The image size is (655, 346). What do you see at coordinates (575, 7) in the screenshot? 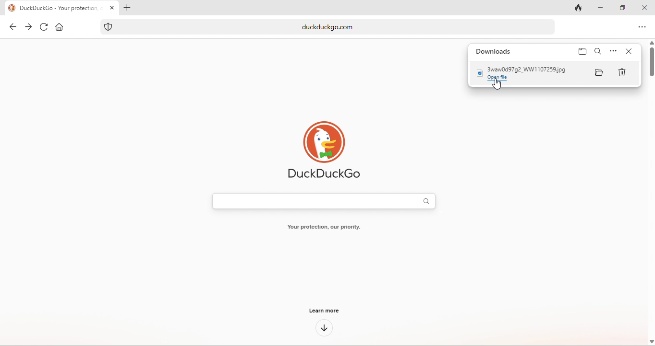
I see `track tab` at bounding box center [575, 7].